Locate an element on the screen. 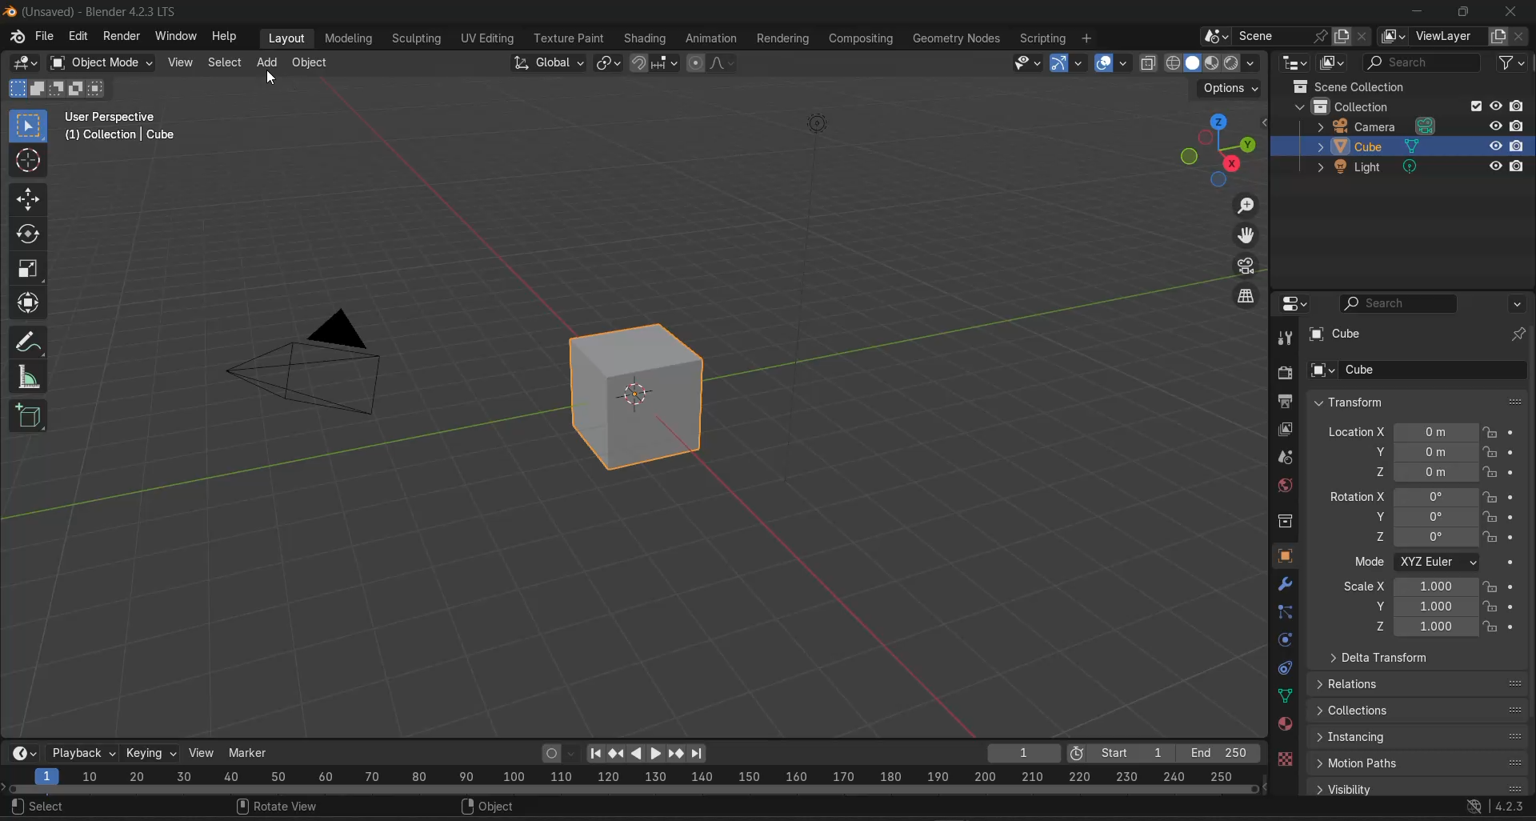 The image size is (1536, 821). view layer name is located at coordinates (1450, 37).